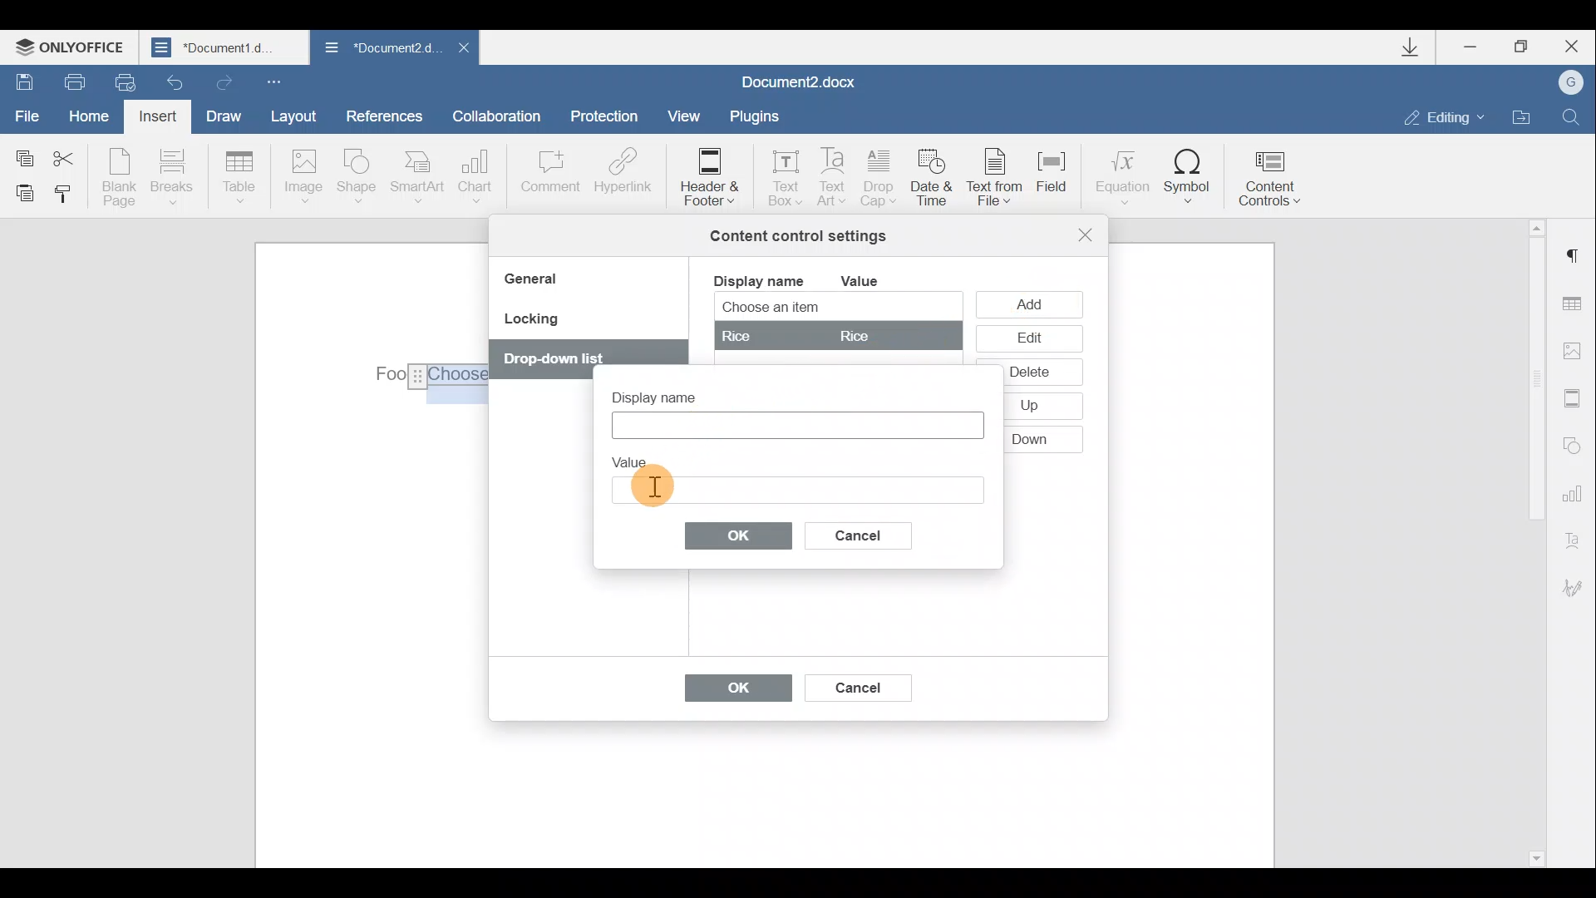  Describe the element at coordinates (999, 179) in the screenshot. I see `Text from file` at that location.